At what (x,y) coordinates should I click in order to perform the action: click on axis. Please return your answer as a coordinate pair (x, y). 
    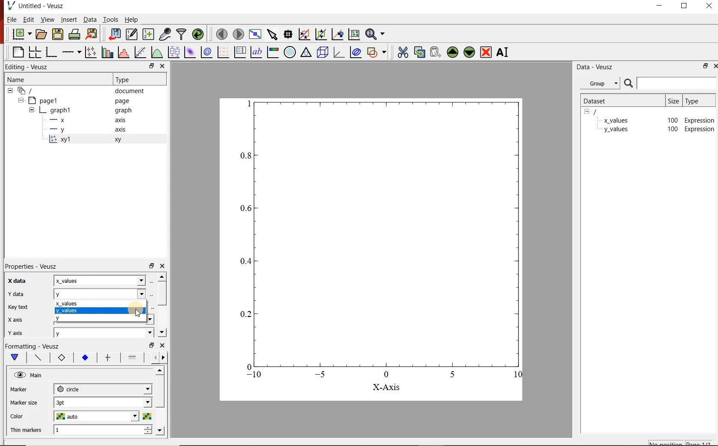
    Looking at the image, I should click on (120, 130).